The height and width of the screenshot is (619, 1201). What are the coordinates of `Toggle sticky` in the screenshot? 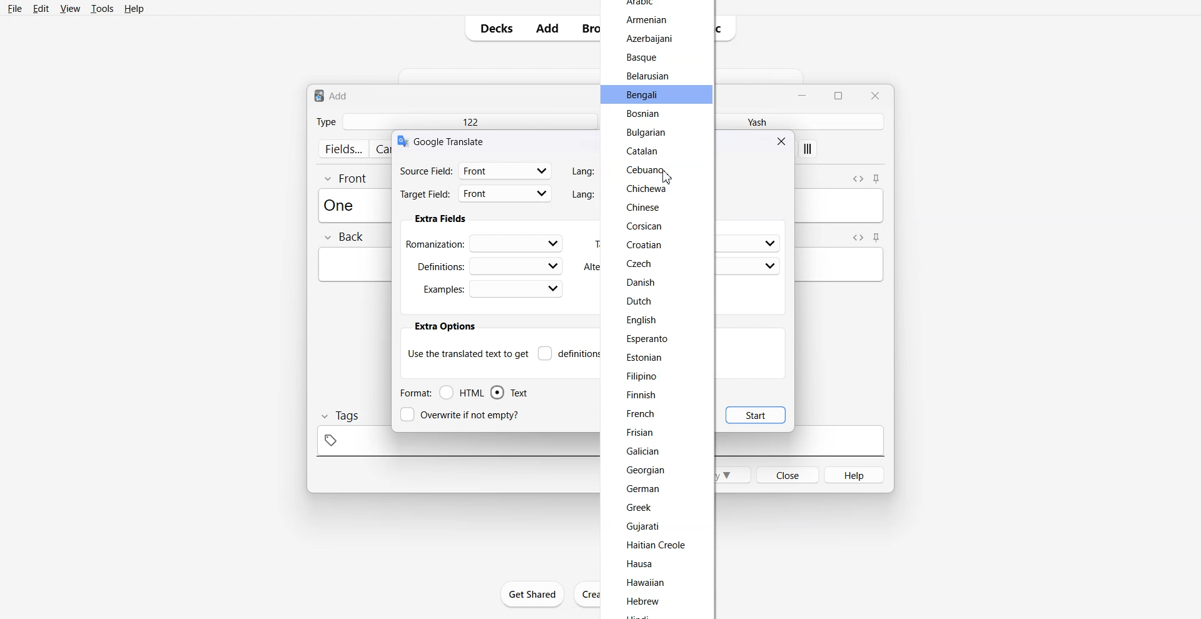 It's located at (877, 238).